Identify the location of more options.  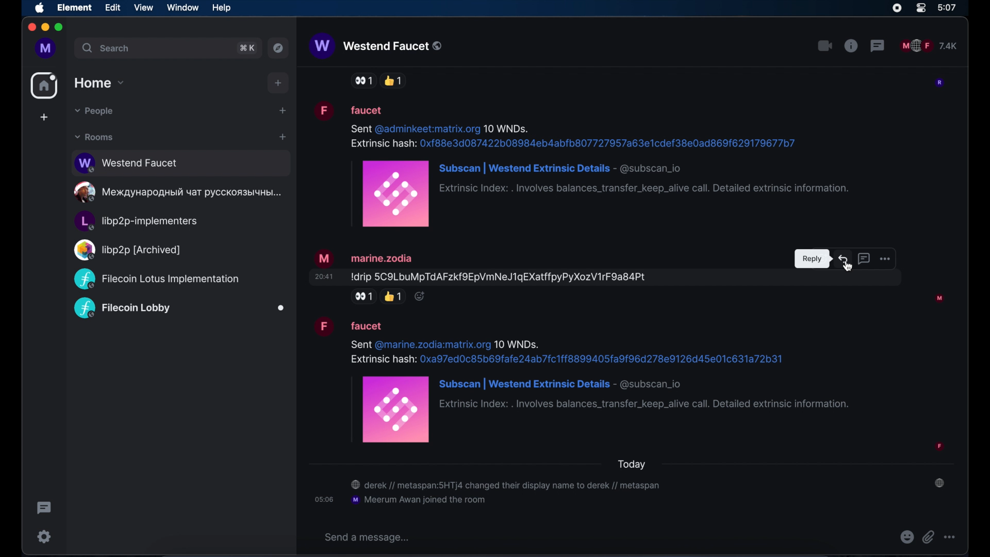
(950, 537).